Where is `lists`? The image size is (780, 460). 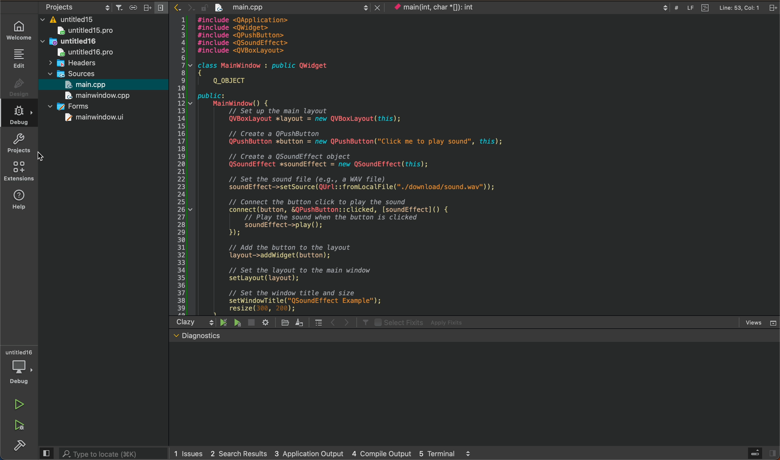 lists is located at coordinates (315, 322).